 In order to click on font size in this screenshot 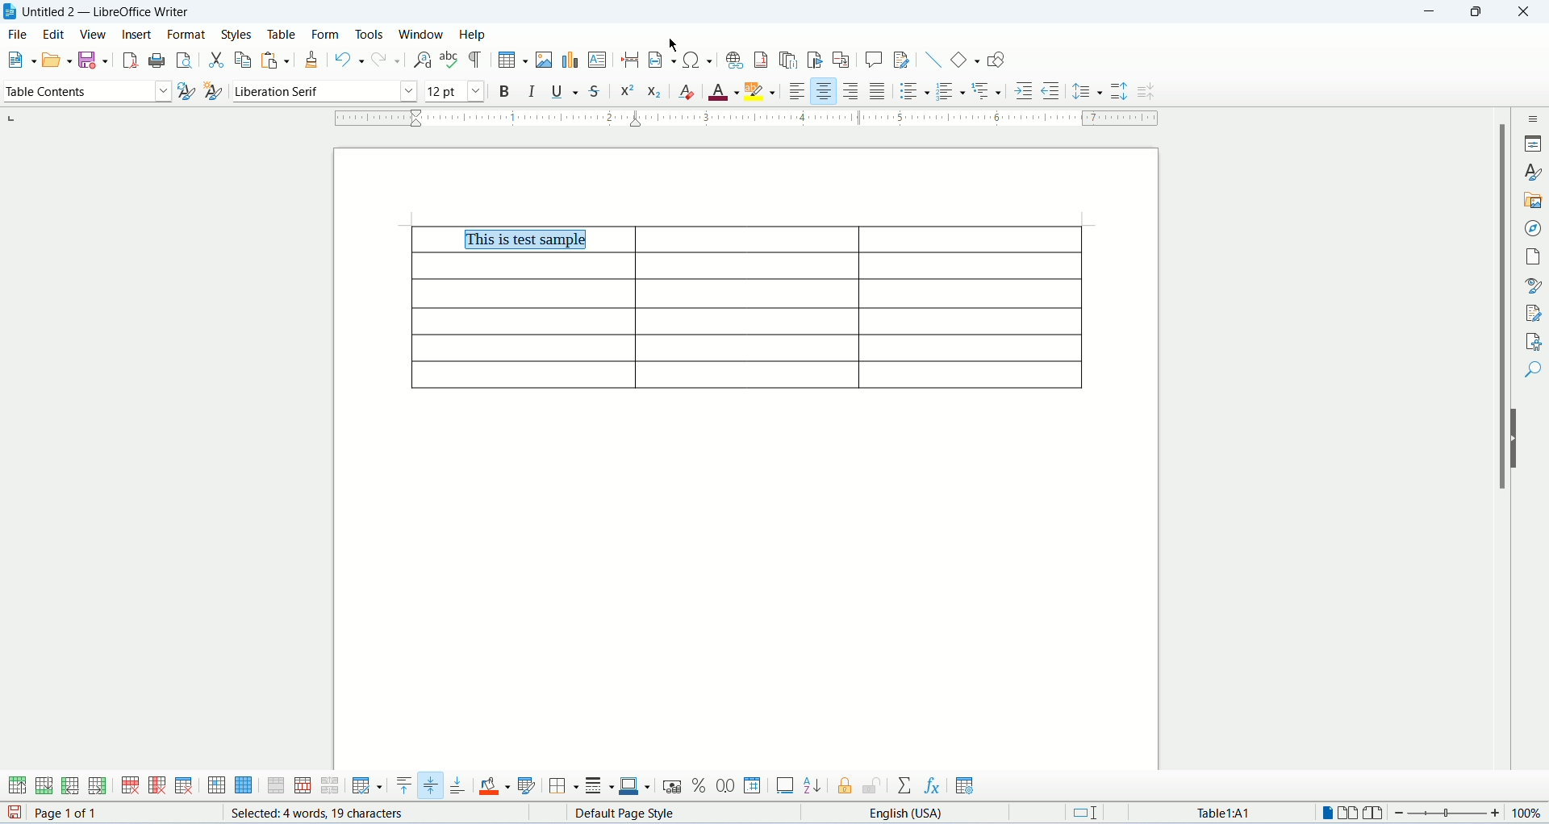, I will do `click(456, 92)`.